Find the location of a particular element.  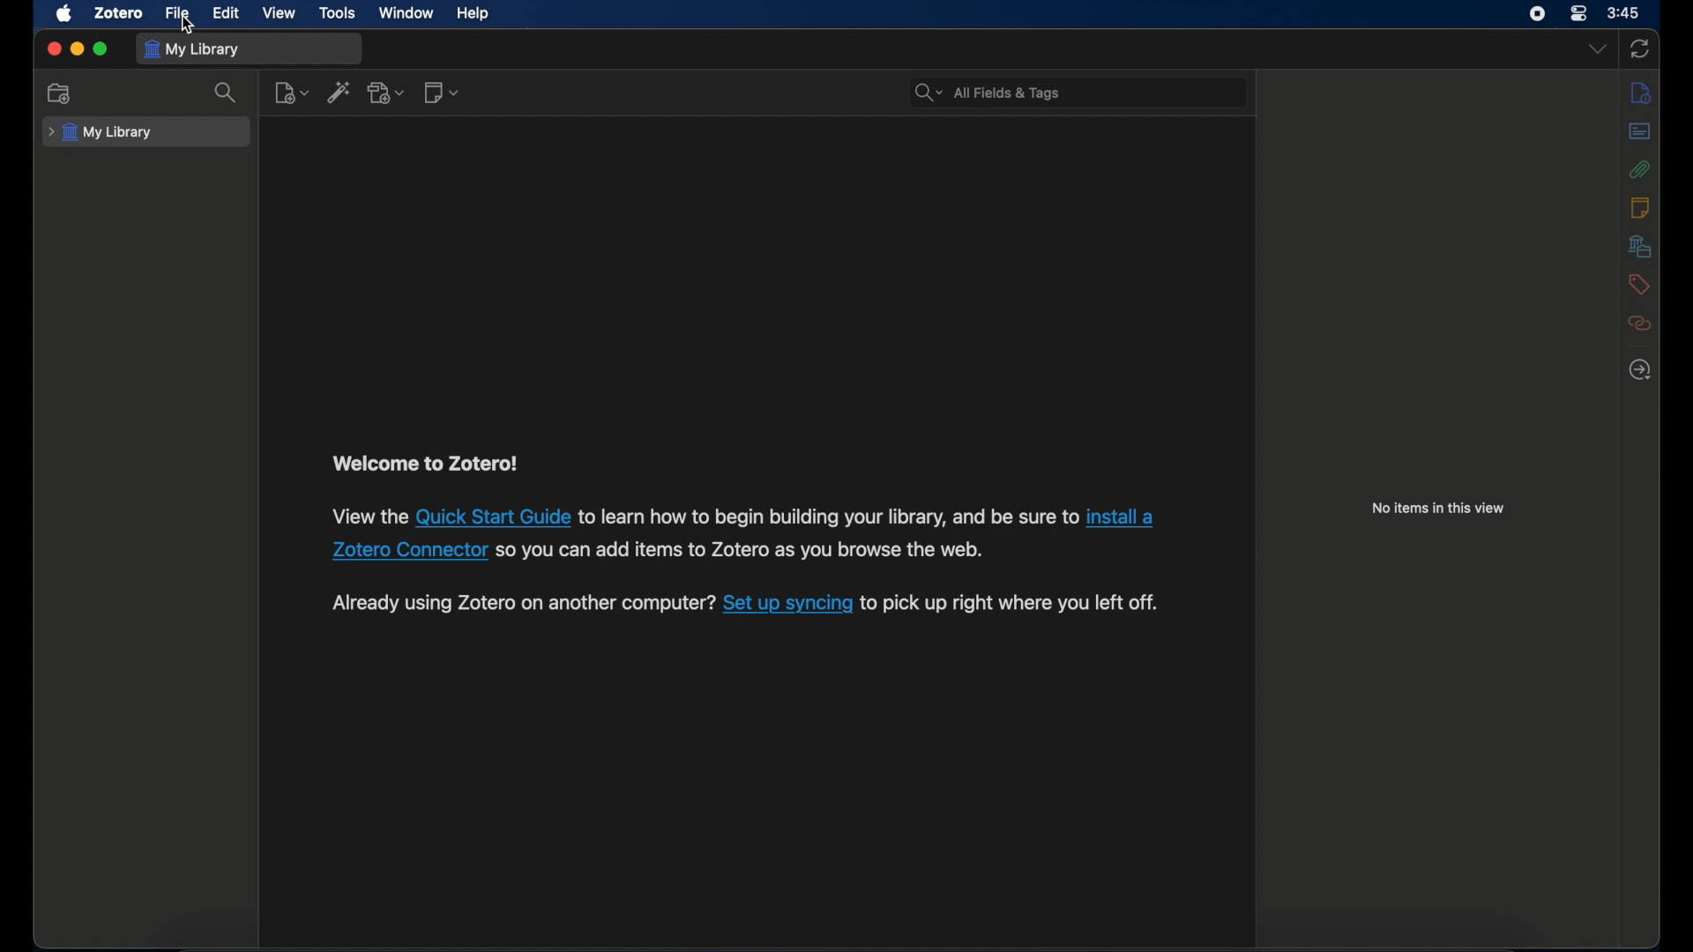

apple is located at coordinates (65, 14).